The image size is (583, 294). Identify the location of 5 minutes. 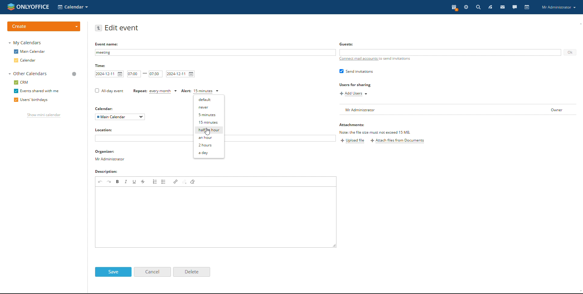
(210, 115).